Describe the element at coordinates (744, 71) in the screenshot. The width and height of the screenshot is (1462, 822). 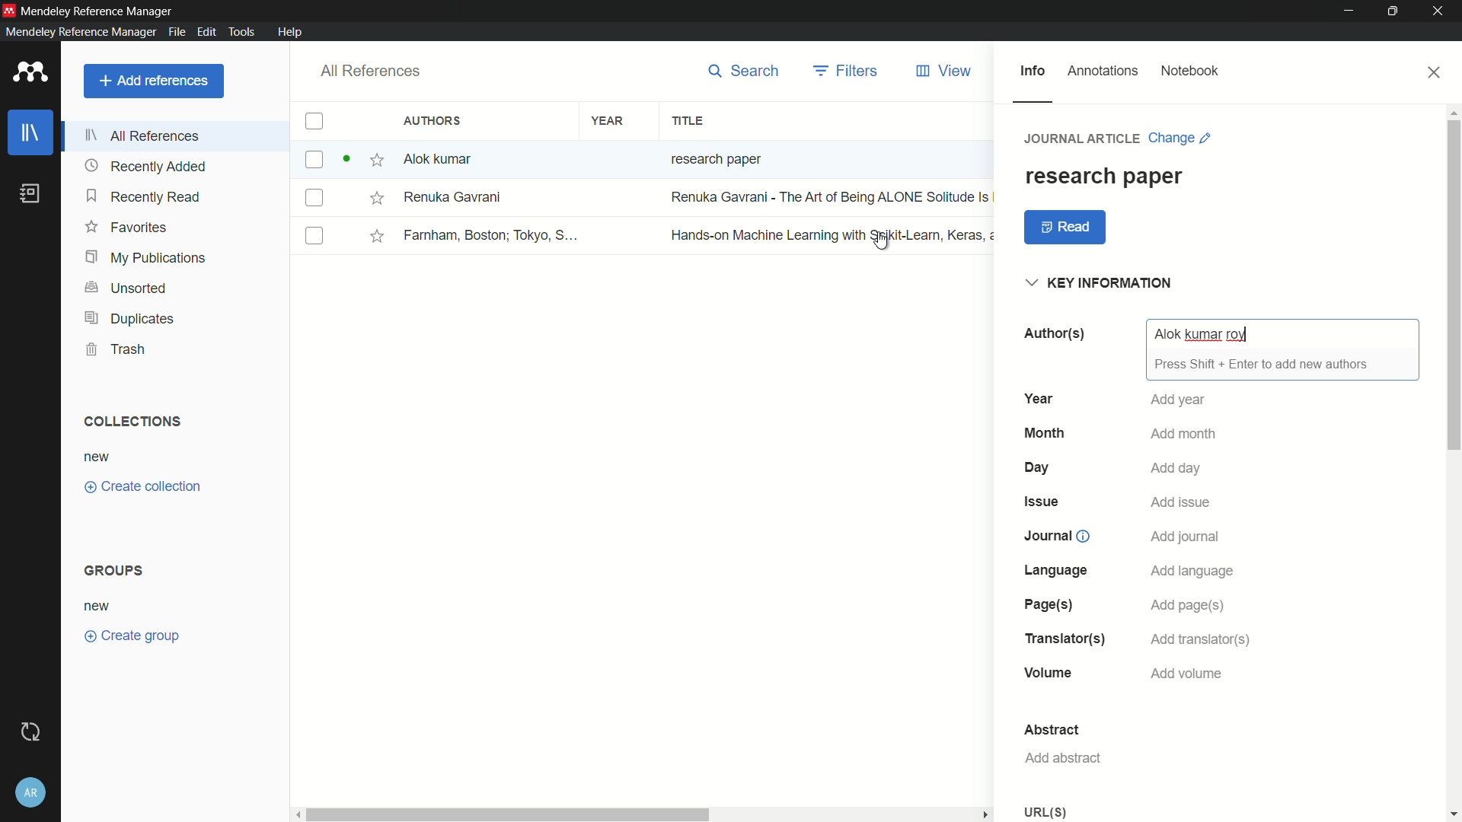
I see `search` at that location.